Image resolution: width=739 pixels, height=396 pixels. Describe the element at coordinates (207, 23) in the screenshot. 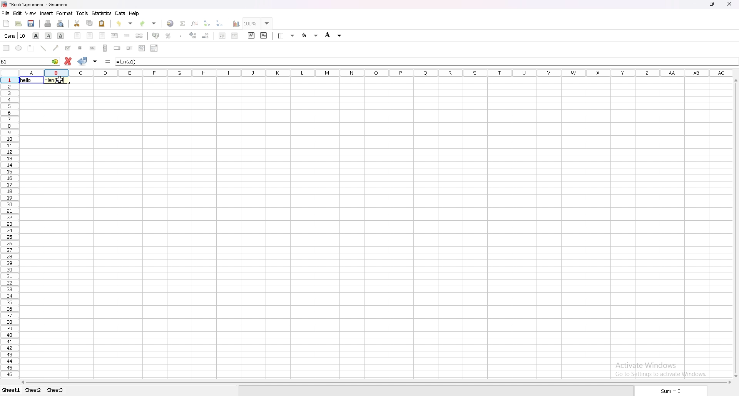

I see `sort ascending` at that location.